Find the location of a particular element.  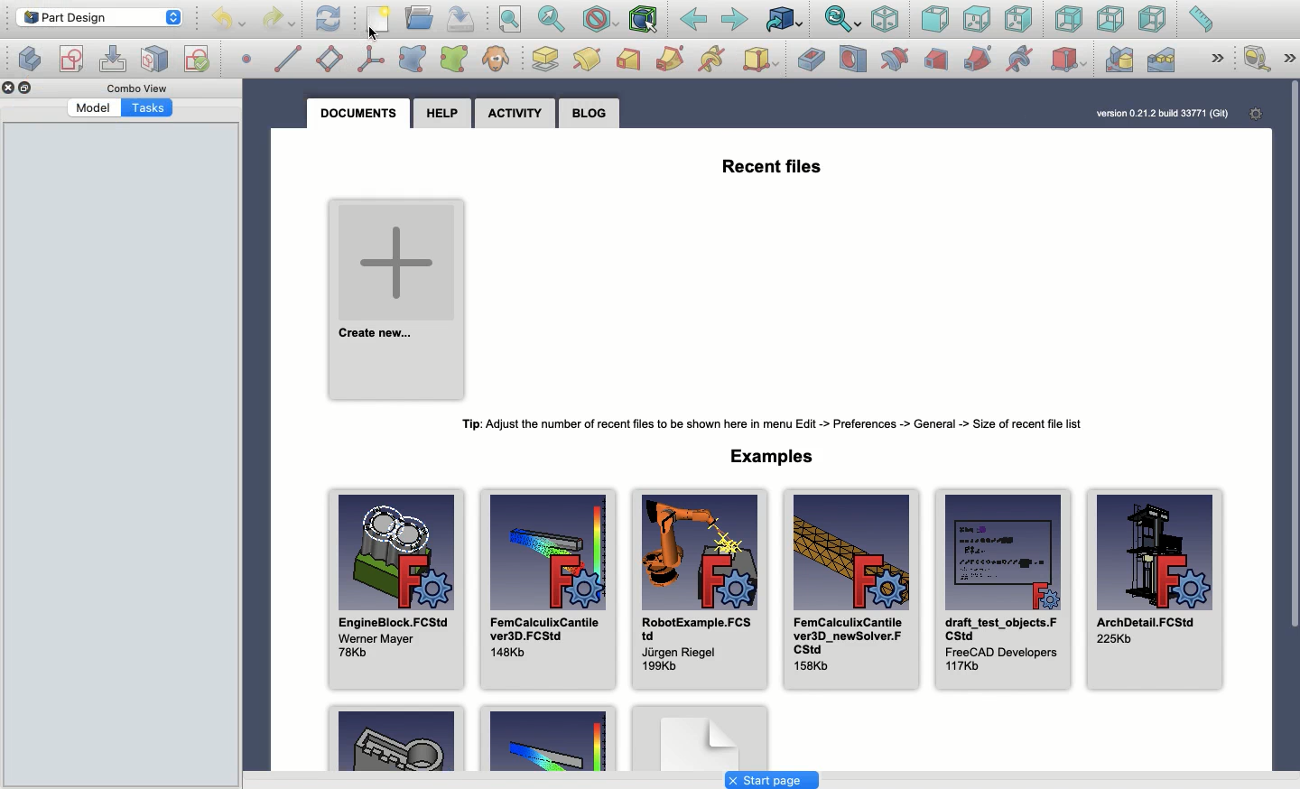

Measure is located at coordinates (1200, 21).